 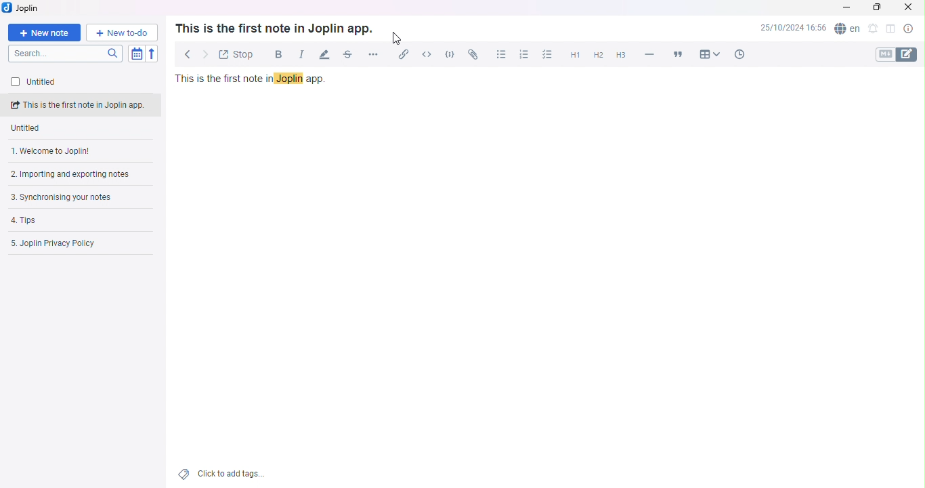 What do you see at coordinates (85, 127) in the screenshot?
I see `note` at bounding box center [85, 127].